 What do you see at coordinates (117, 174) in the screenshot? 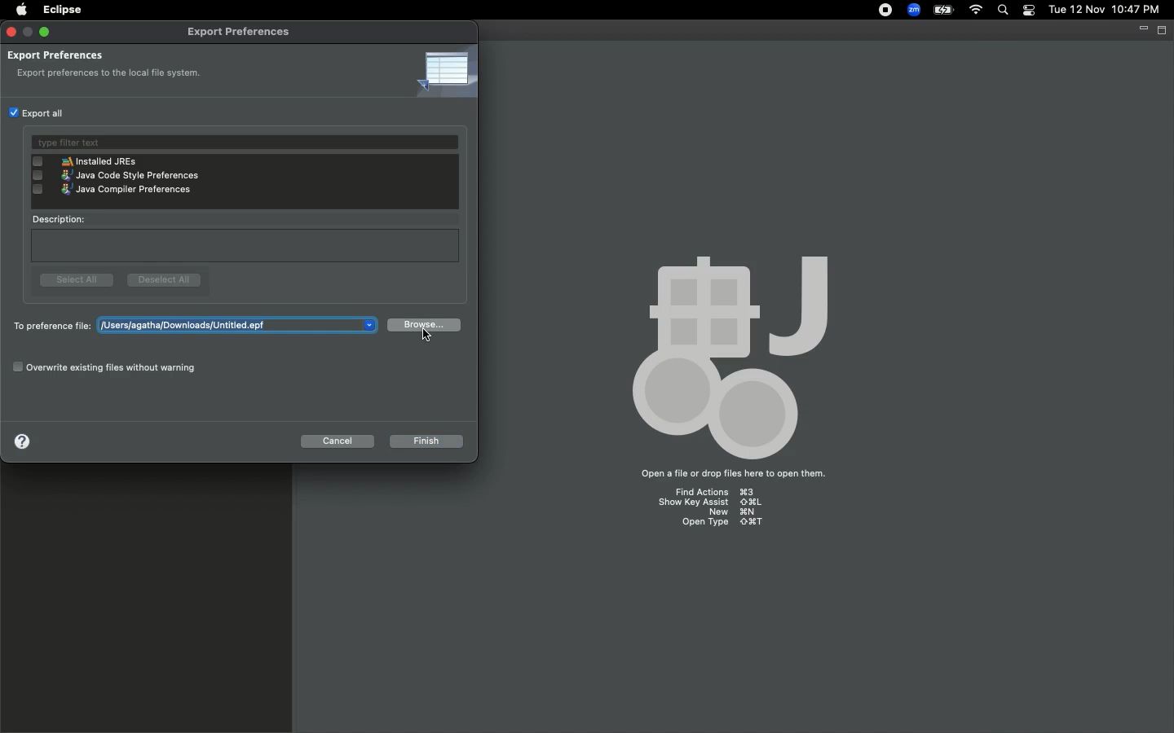
I see `java code style preferences ` at bounding box center [117, 174].